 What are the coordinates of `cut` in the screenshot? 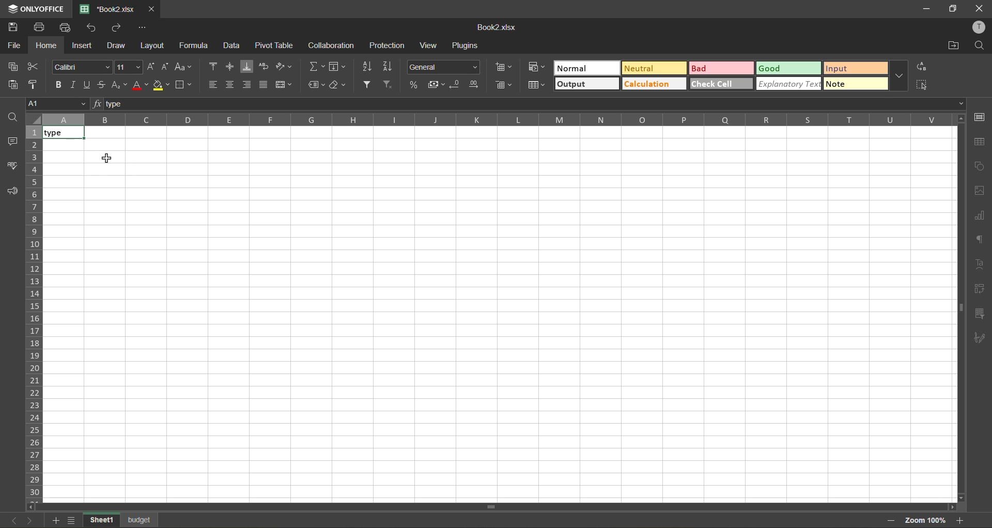 It's located at (35, 66).